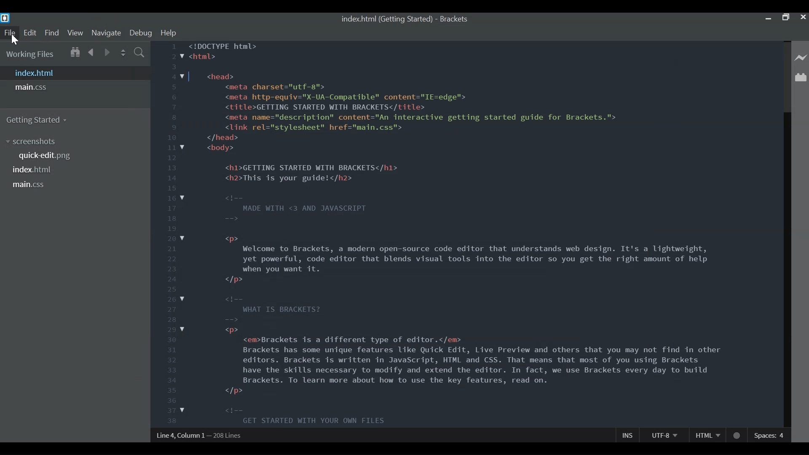 Image resolution: width=809 pixels, height=455 pixels. I want to click on Navigate, so click(105, 33).